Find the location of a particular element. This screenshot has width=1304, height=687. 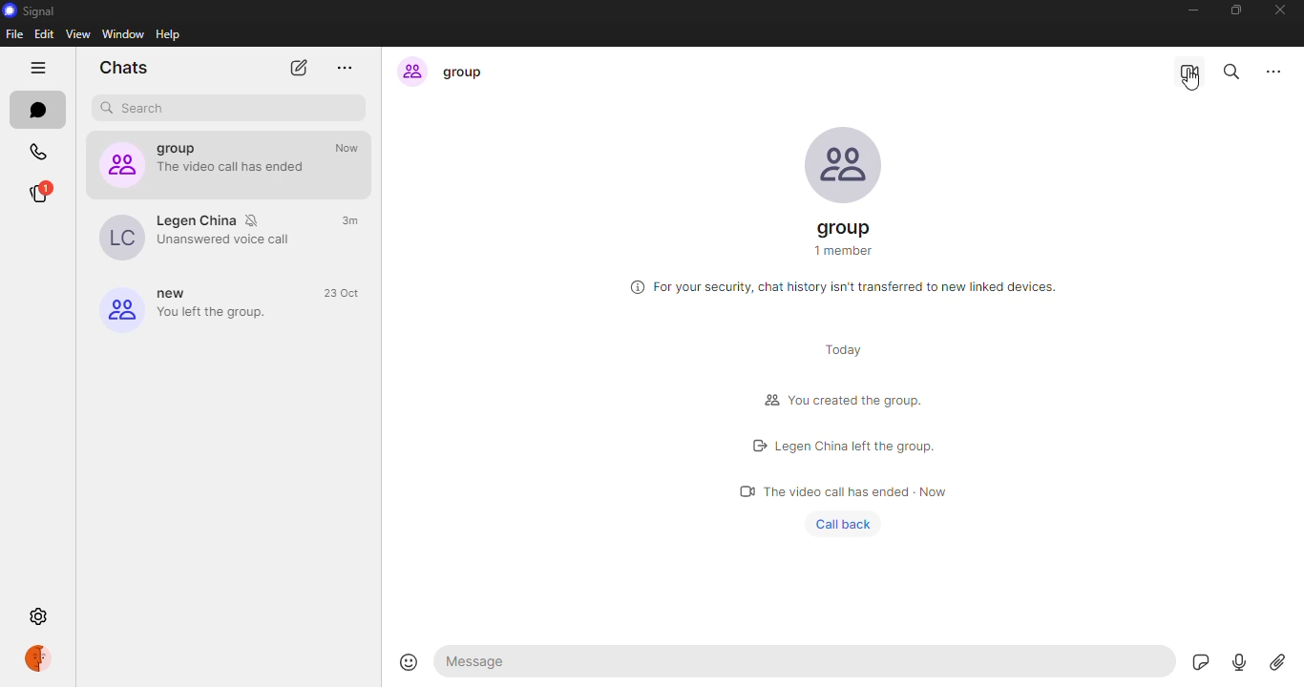

Legen China profile is located at coordinates (115, 237).